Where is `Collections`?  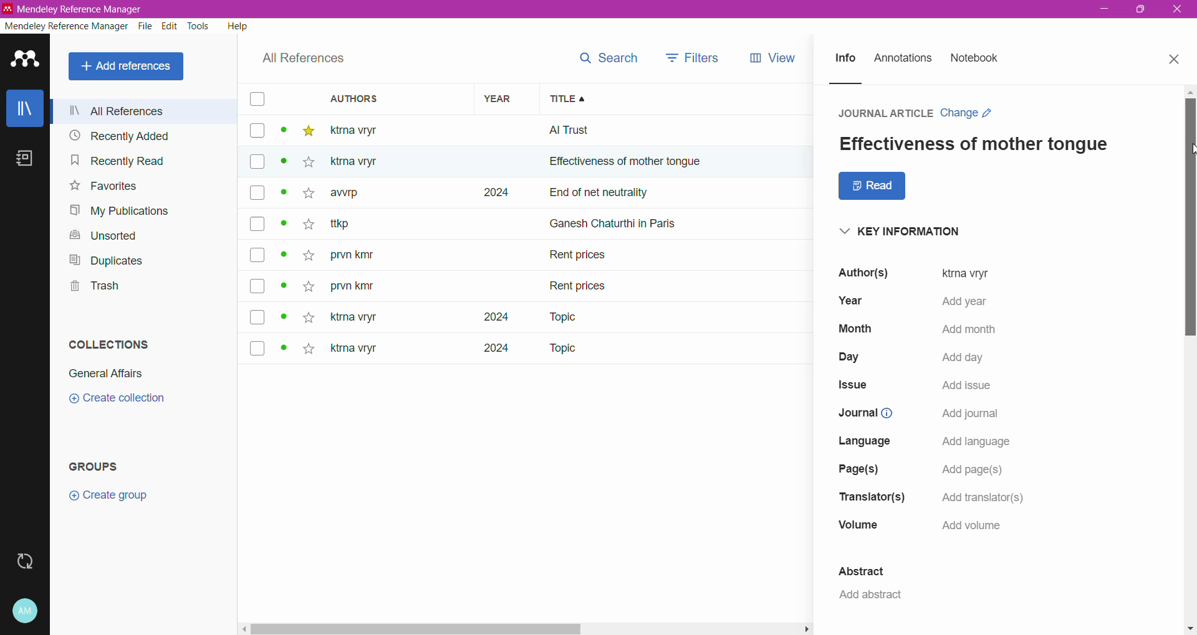
Collections is located at coordinates (110, 344).